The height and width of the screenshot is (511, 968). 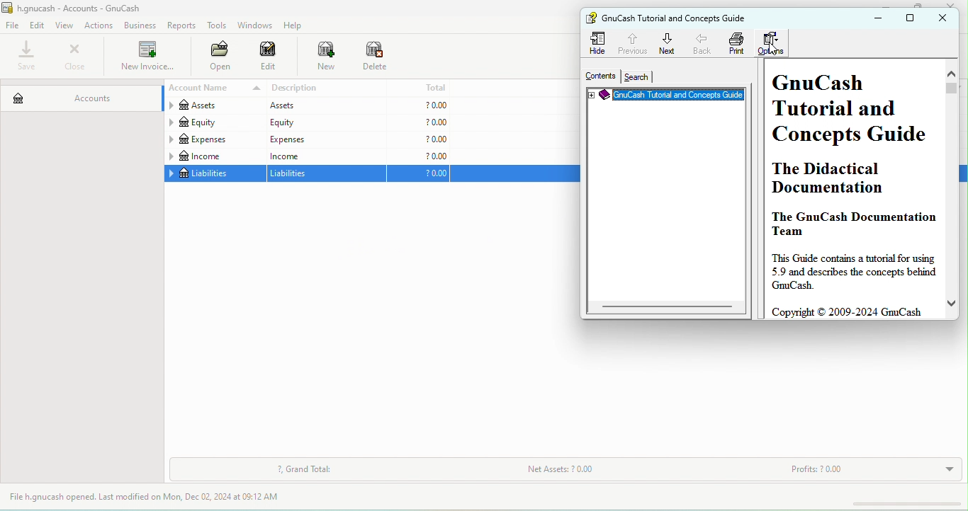 I want to click on bussiness, so click(x=140, y=25).